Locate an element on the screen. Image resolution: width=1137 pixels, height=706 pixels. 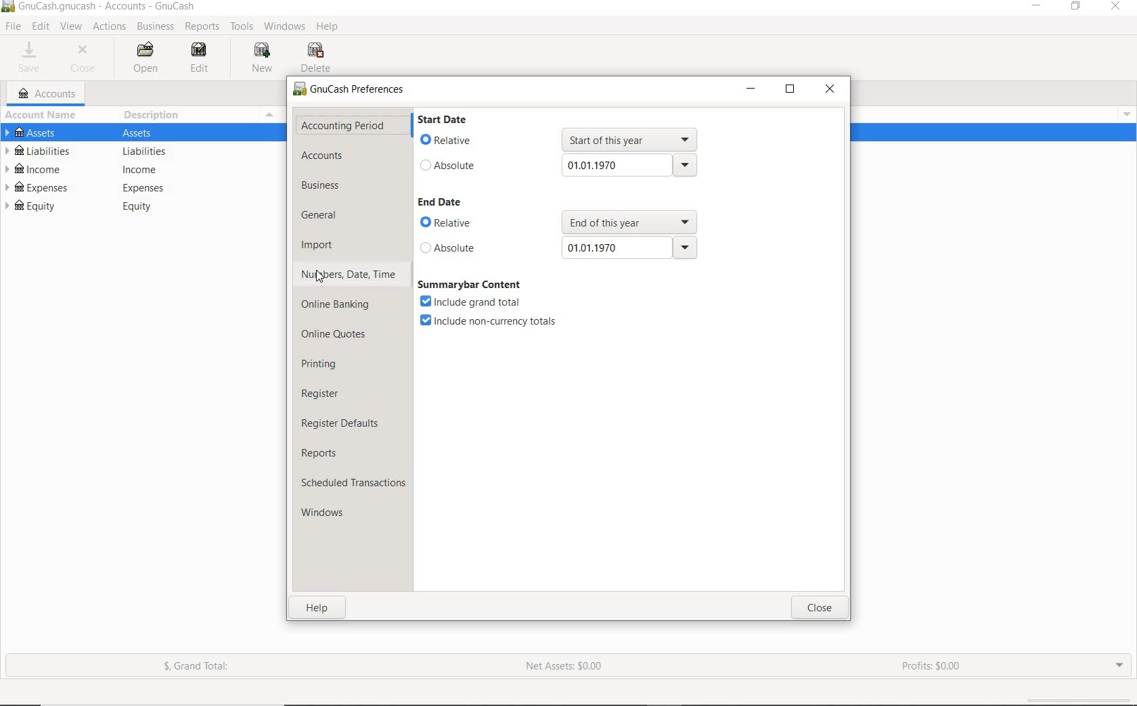
NEW is located at coordinates (261, 59).